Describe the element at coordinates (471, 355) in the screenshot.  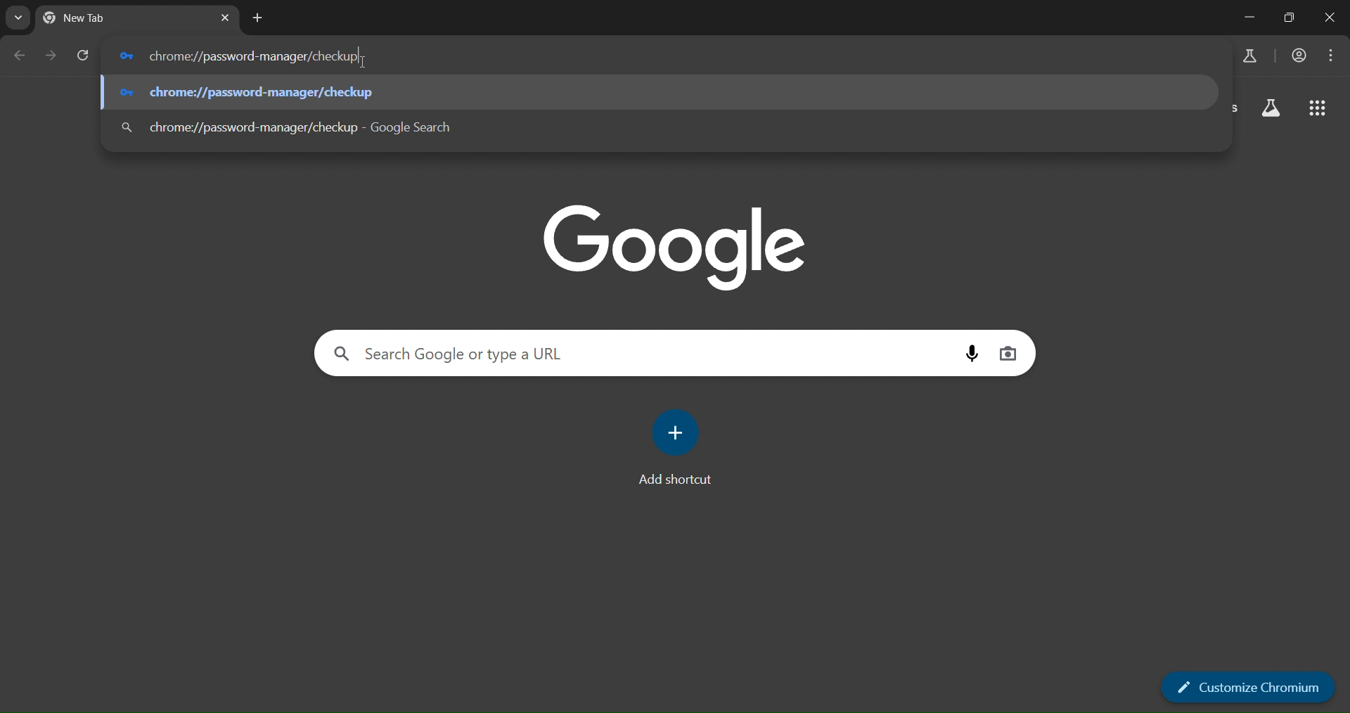
I see `search panel` at that location.